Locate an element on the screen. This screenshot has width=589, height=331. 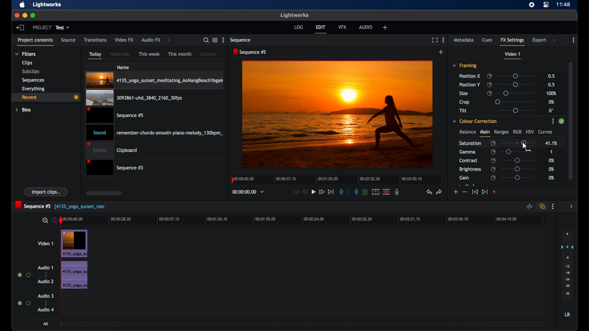
toggle auto track sync is located at coordinates (541, 206).